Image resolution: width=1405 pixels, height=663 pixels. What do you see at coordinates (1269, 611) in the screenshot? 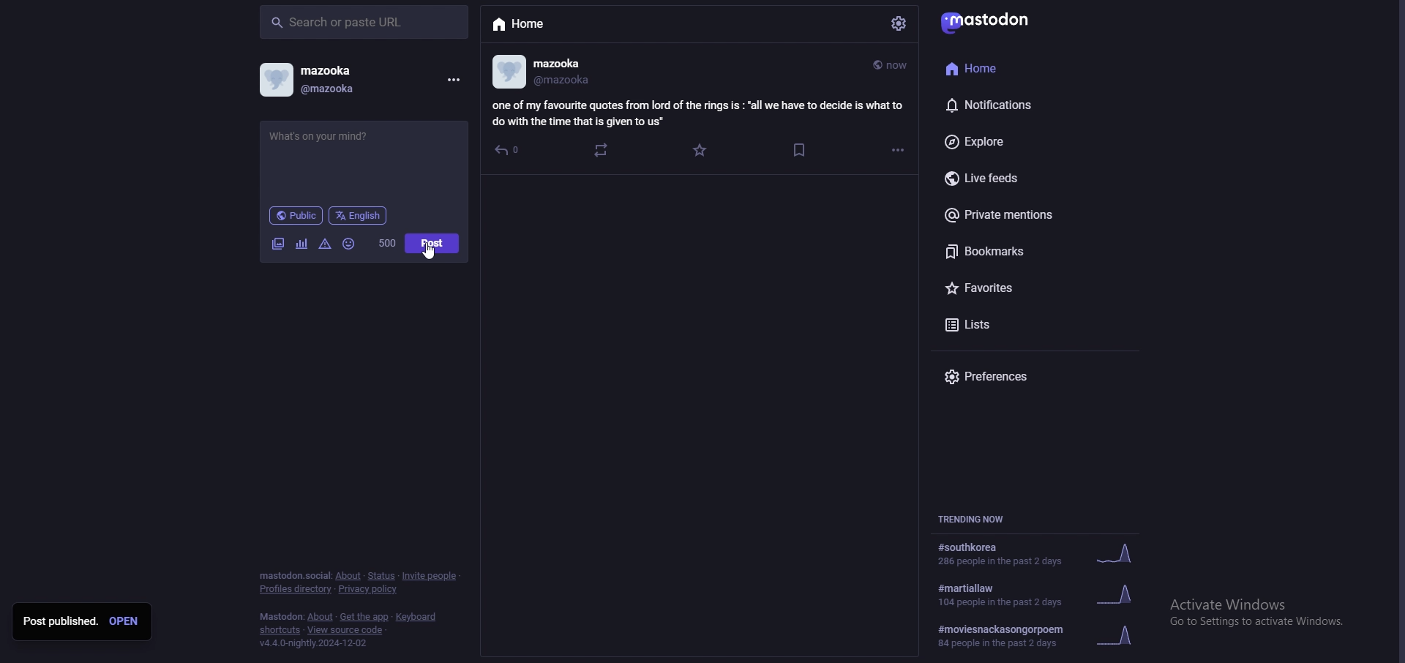
I see `Windows activation prompt` at bounding box center [1269, 611].